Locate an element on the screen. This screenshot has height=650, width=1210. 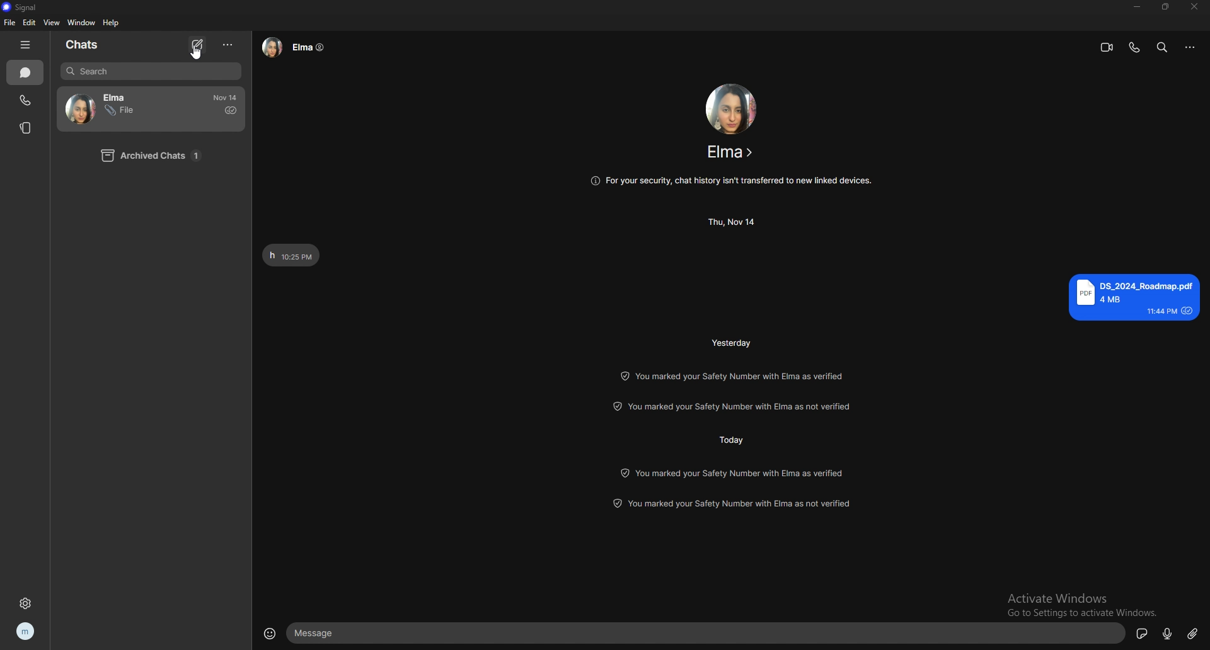
window is located at coordinates (81, 23).